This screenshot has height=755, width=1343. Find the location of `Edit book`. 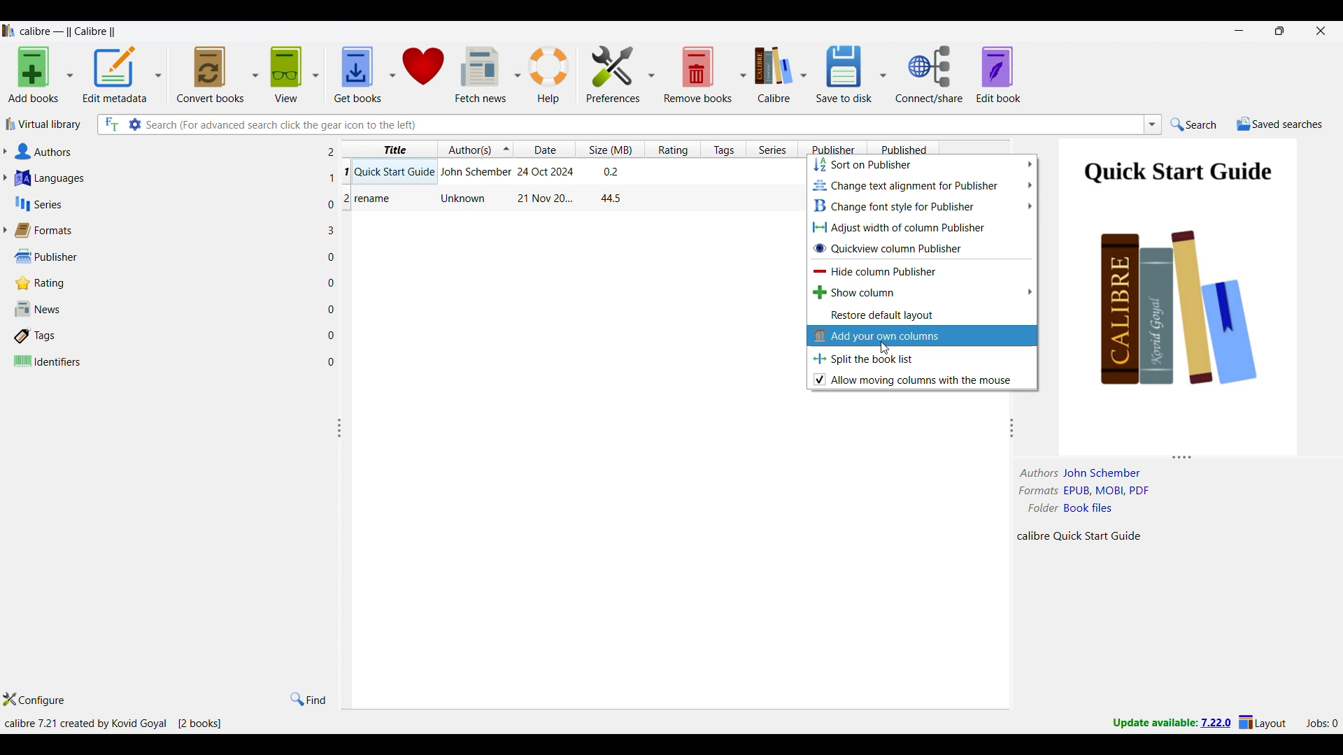

Edit book is located at coordinates (998, 74).